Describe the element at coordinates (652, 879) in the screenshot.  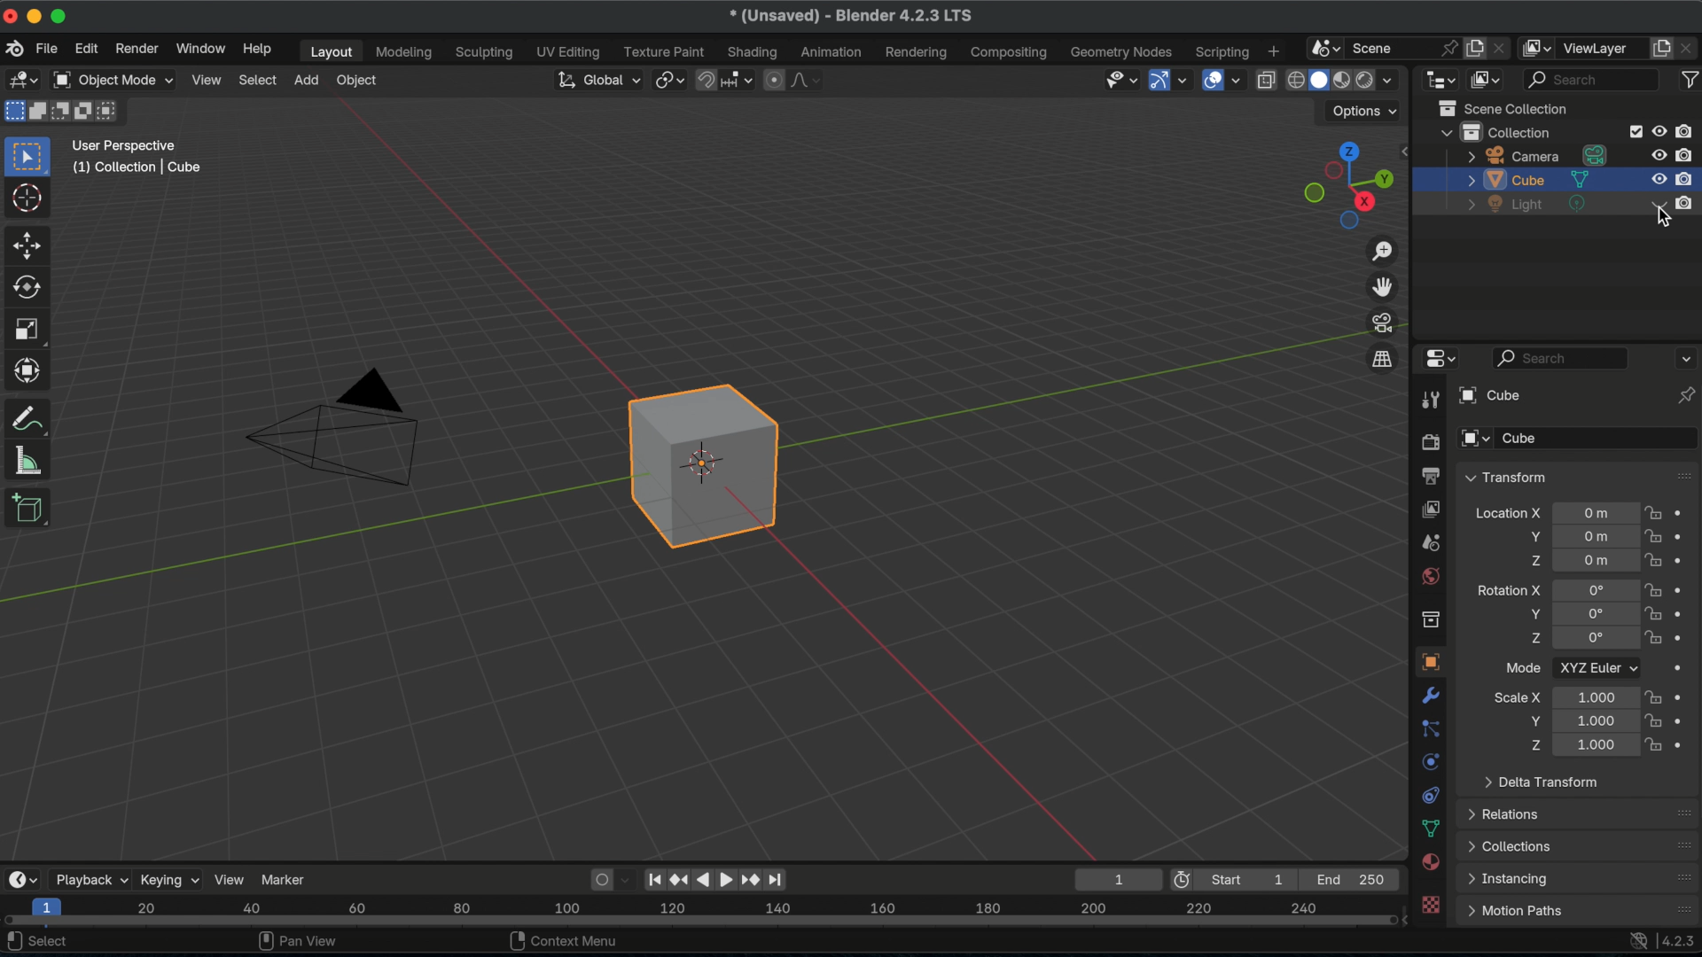
I see `jump to start` at that location.